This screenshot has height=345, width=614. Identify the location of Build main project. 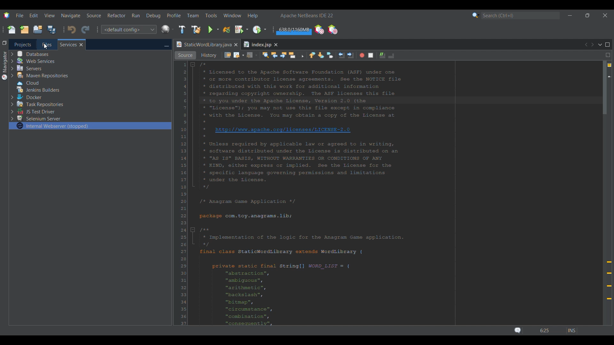
(182, 29).